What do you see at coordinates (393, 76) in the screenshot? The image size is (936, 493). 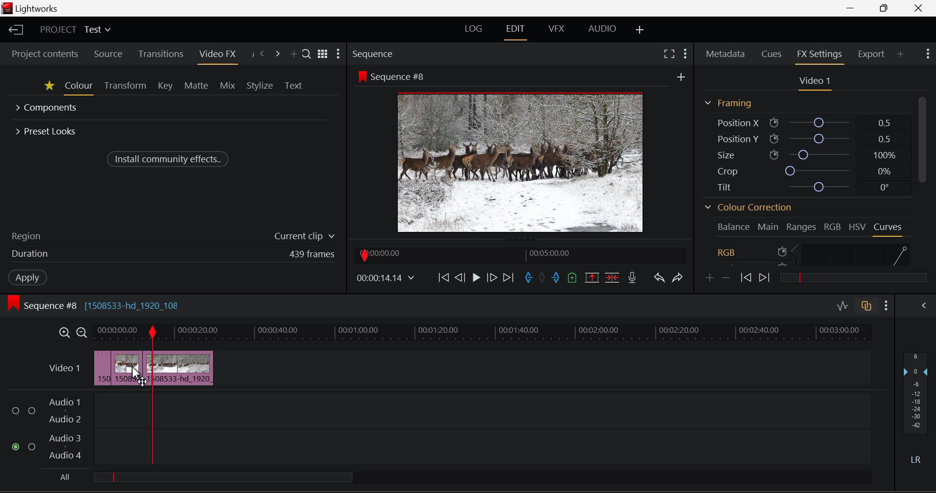 I see `Sequence #8` at bounding box center [393, 76].